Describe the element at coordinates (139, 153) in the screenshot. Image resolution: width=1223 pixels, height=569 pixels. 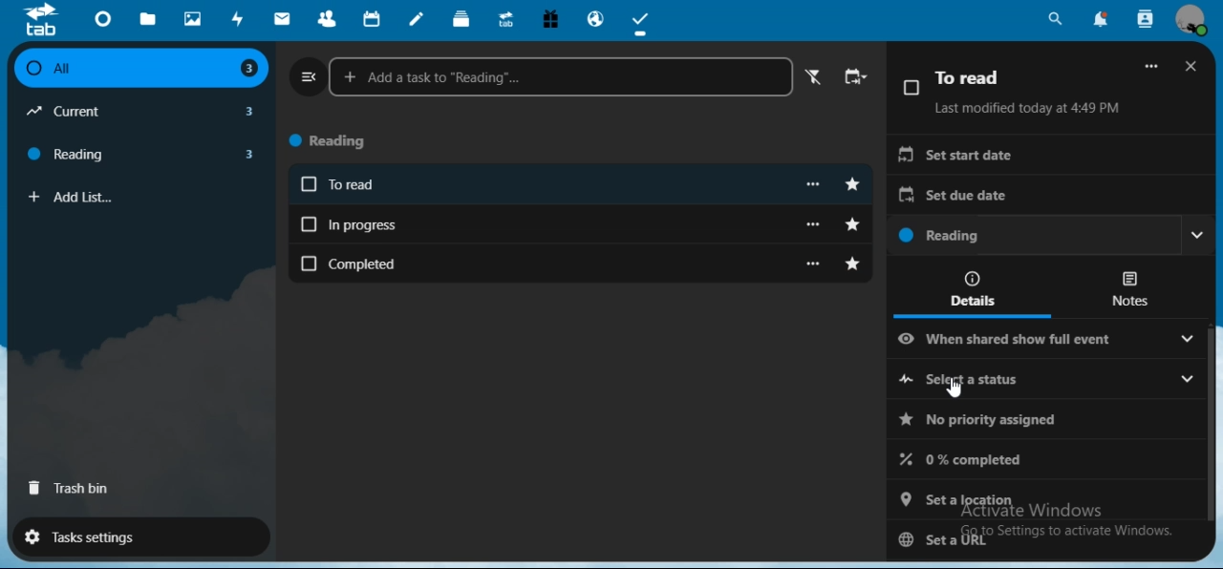
I see `reading` at that location.